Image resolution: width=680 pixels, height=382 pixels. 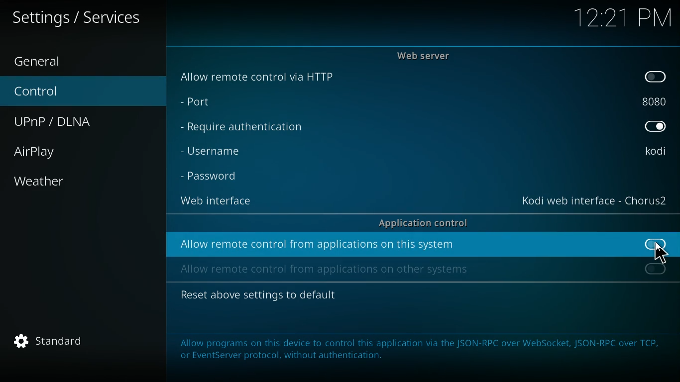 I want to click on text, so click(x=86, y=17).